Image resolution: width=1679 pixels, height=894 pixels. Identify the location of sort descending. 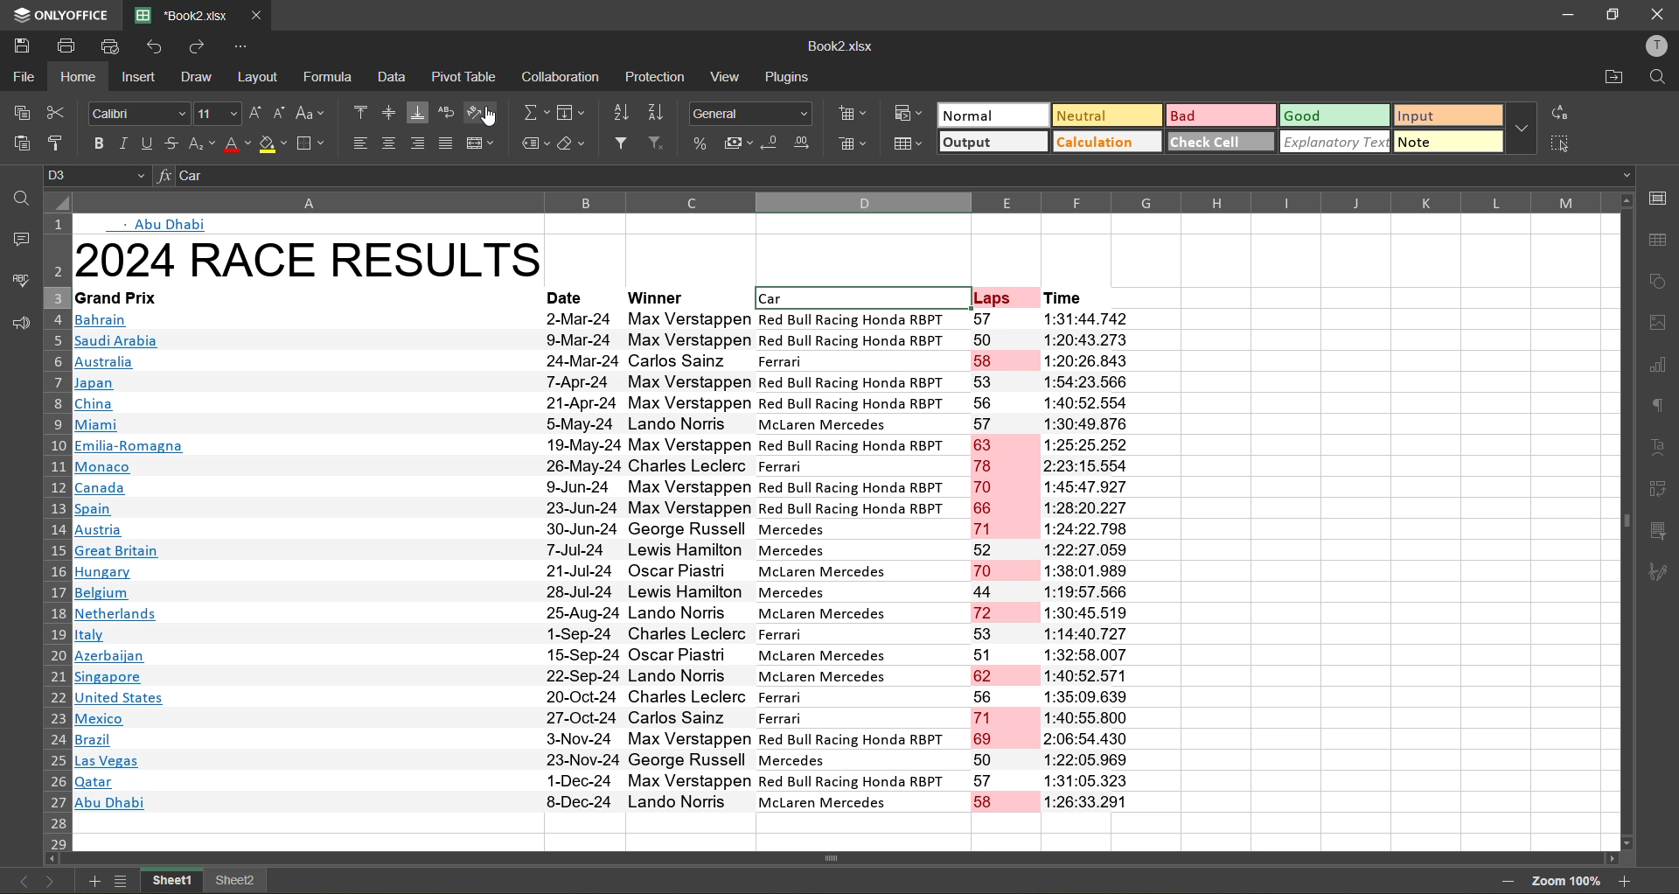
(660, 113).